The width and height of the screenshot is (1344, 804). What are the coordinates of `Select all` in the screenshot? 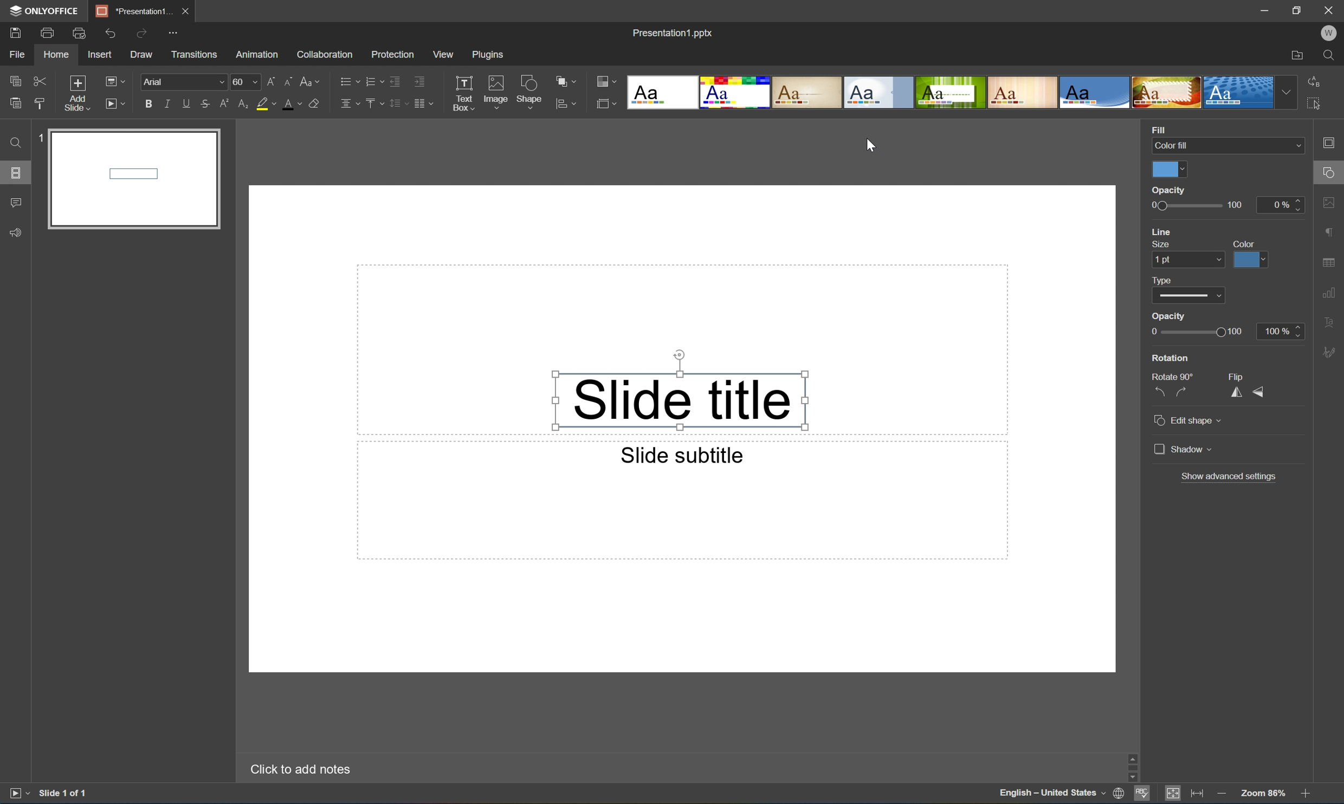 It's located at (1315, 107).